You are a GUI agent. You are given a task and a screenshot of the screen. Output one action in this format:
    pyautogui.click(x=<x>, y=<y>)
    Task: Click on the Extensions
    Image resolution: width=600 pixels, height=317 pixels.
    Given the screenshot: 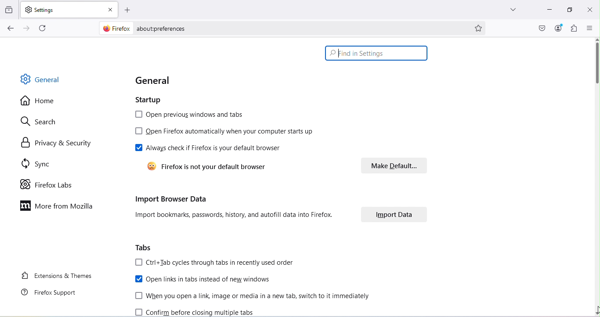 What is the action you would take?
    pyautogui.click(x=572, y=29)
    